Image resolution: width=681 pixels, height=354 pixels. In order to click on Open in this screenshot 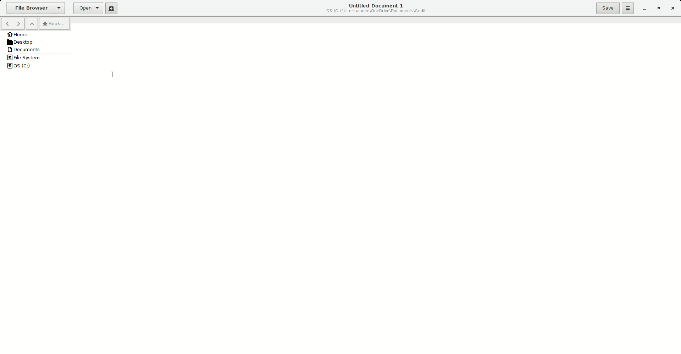, I will do `click(86, 9)`.